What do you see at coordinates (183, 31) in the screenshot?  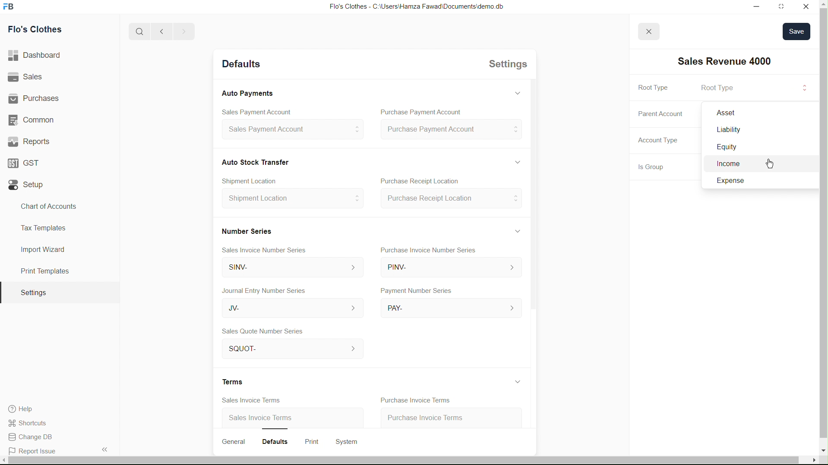 I see `Forward` at bounding box center [183, 31].